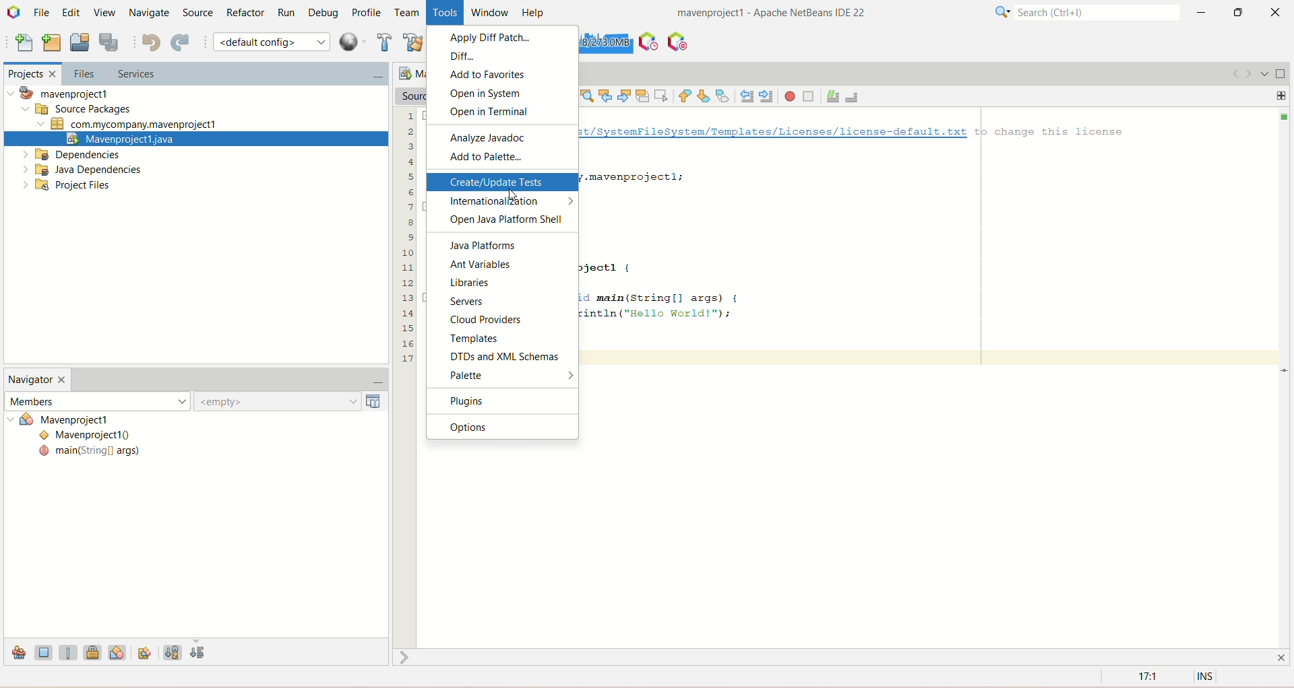  I want to click on minimize, so click(1202, 12).